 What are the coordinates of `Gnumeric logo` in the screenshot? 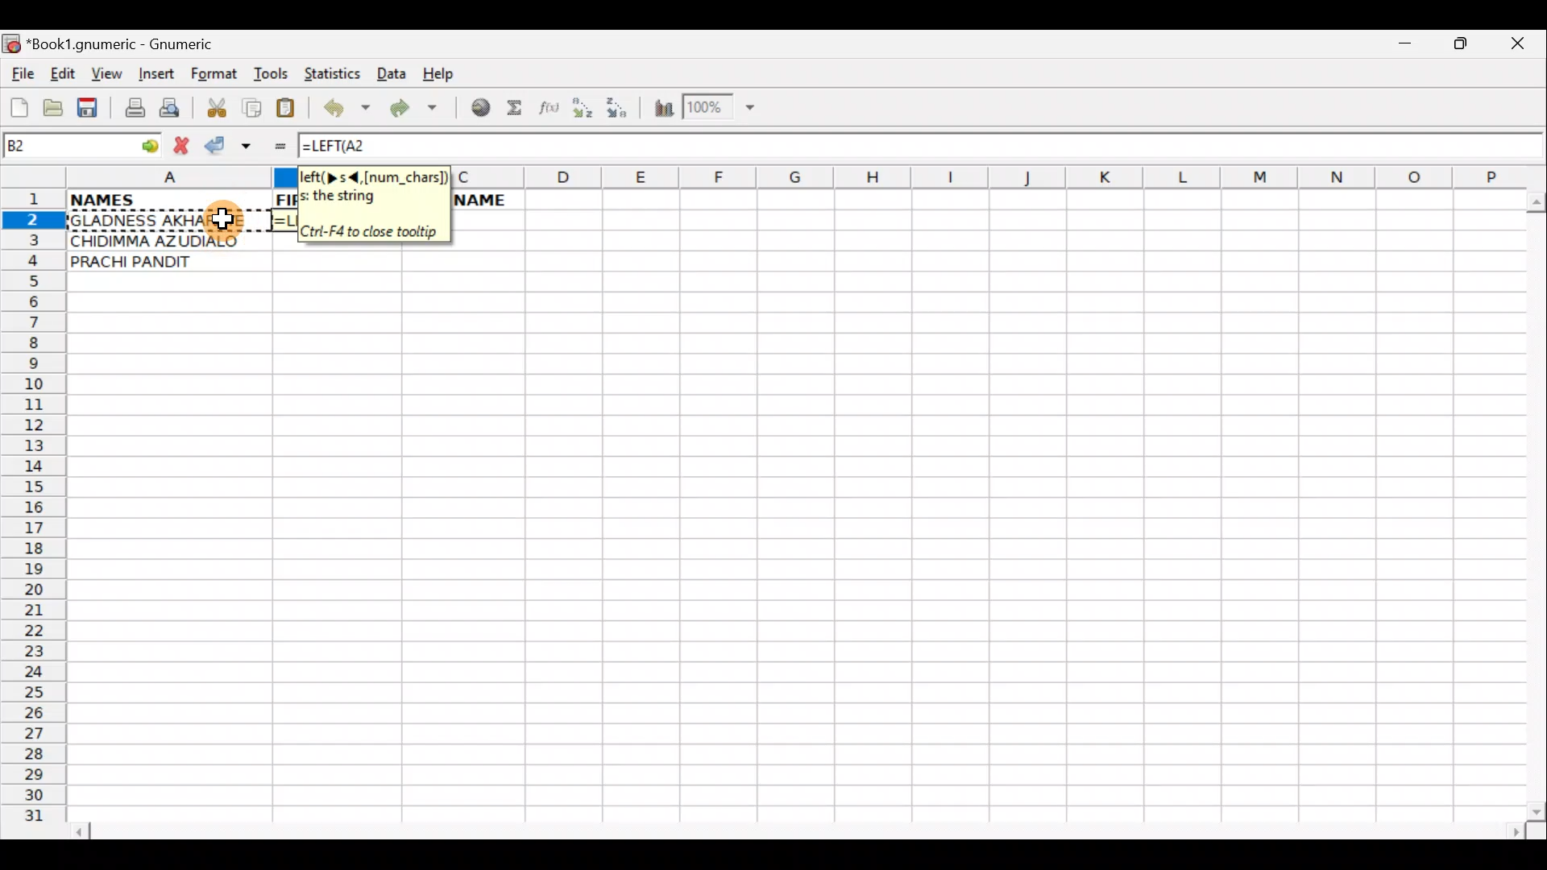 It's located at (11, 45).